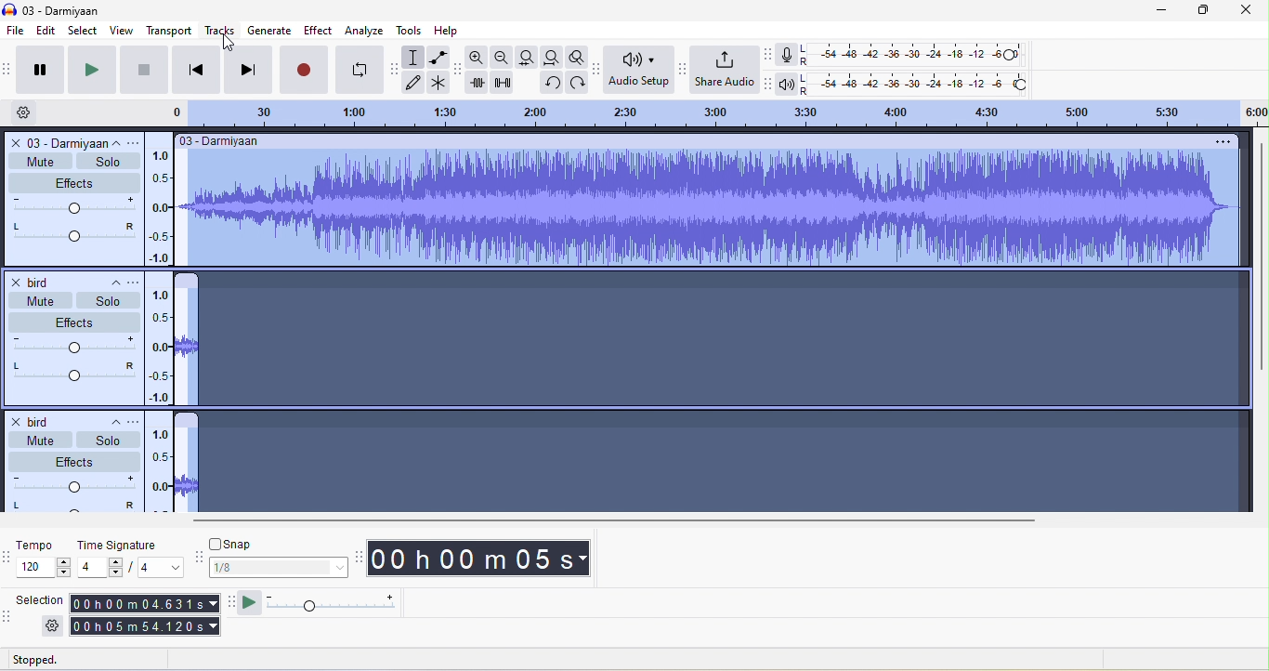 Image resolution: width=1269 pixels, height=671 pixels. I want to click on volume, so click(73, 206).